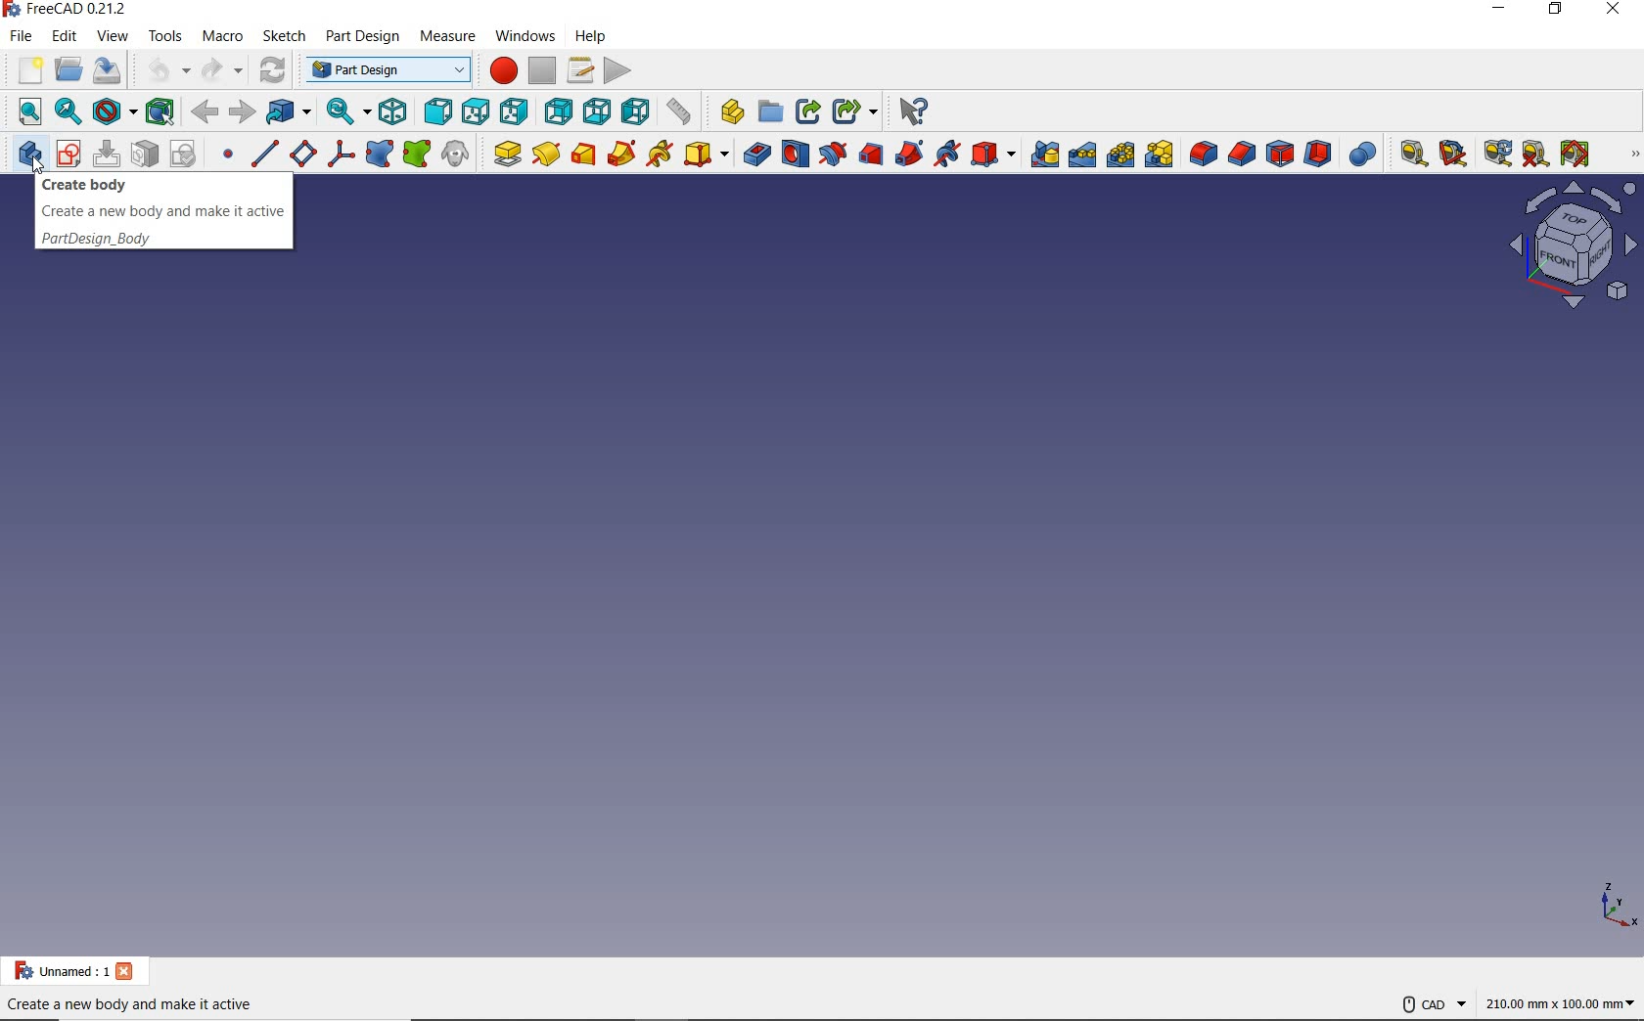 The width and height of the screenshot is (1644, 1021). What do you see at coordinates (114, 111) in the screenshot?
I see `draw style` at bounding box center [114, 111].